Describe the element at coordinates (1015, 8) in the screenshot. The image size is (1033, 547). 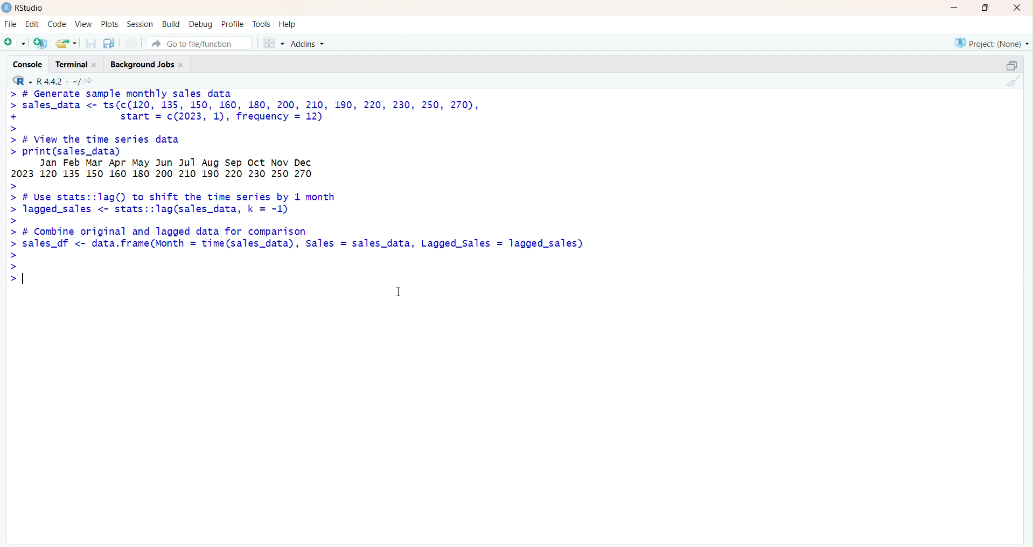
I see `close` at that location.